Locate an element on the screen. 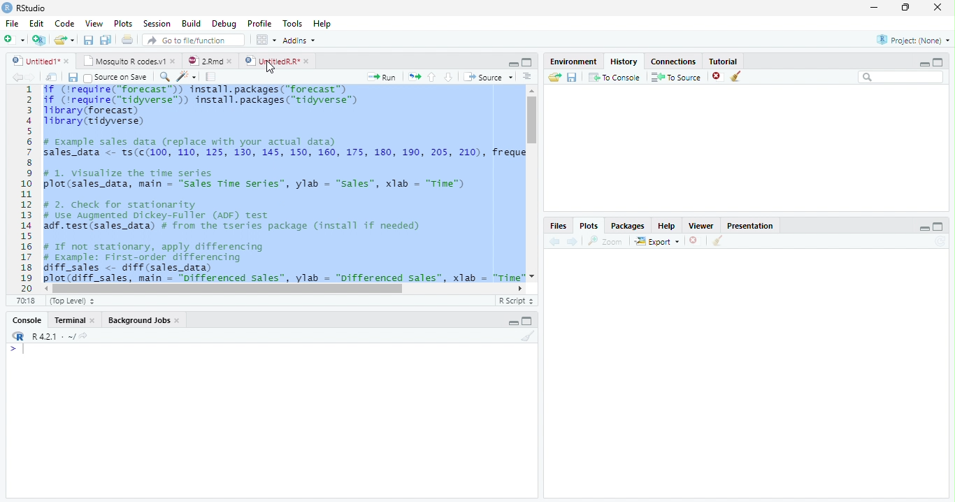  2.RMD is located at coordinates (210, 61).